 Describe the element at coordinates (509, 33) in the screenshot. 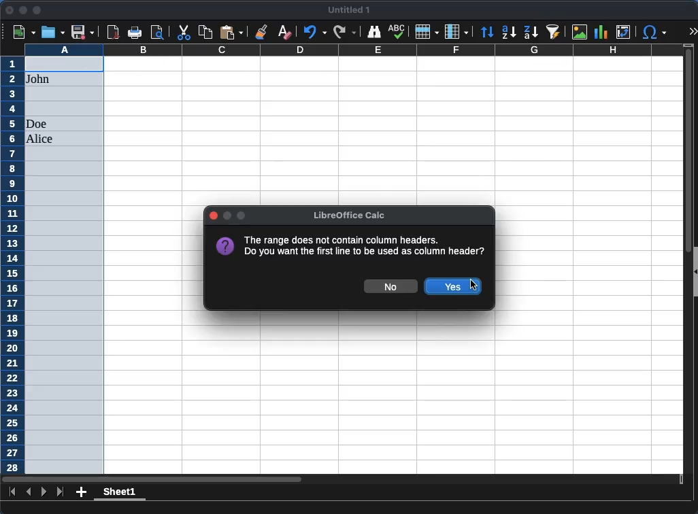

I see `ascending` at that location.